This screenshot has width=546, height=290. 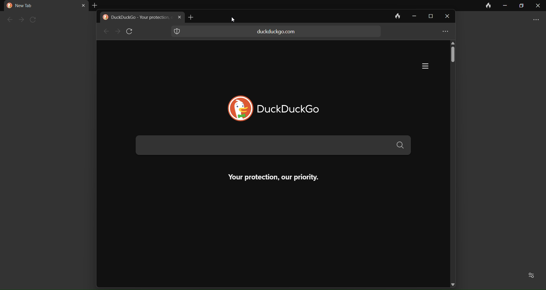 What do you see at coordinates (394, 16) in the screenshot?
I see `clear data` at bounding box center [394, 16].